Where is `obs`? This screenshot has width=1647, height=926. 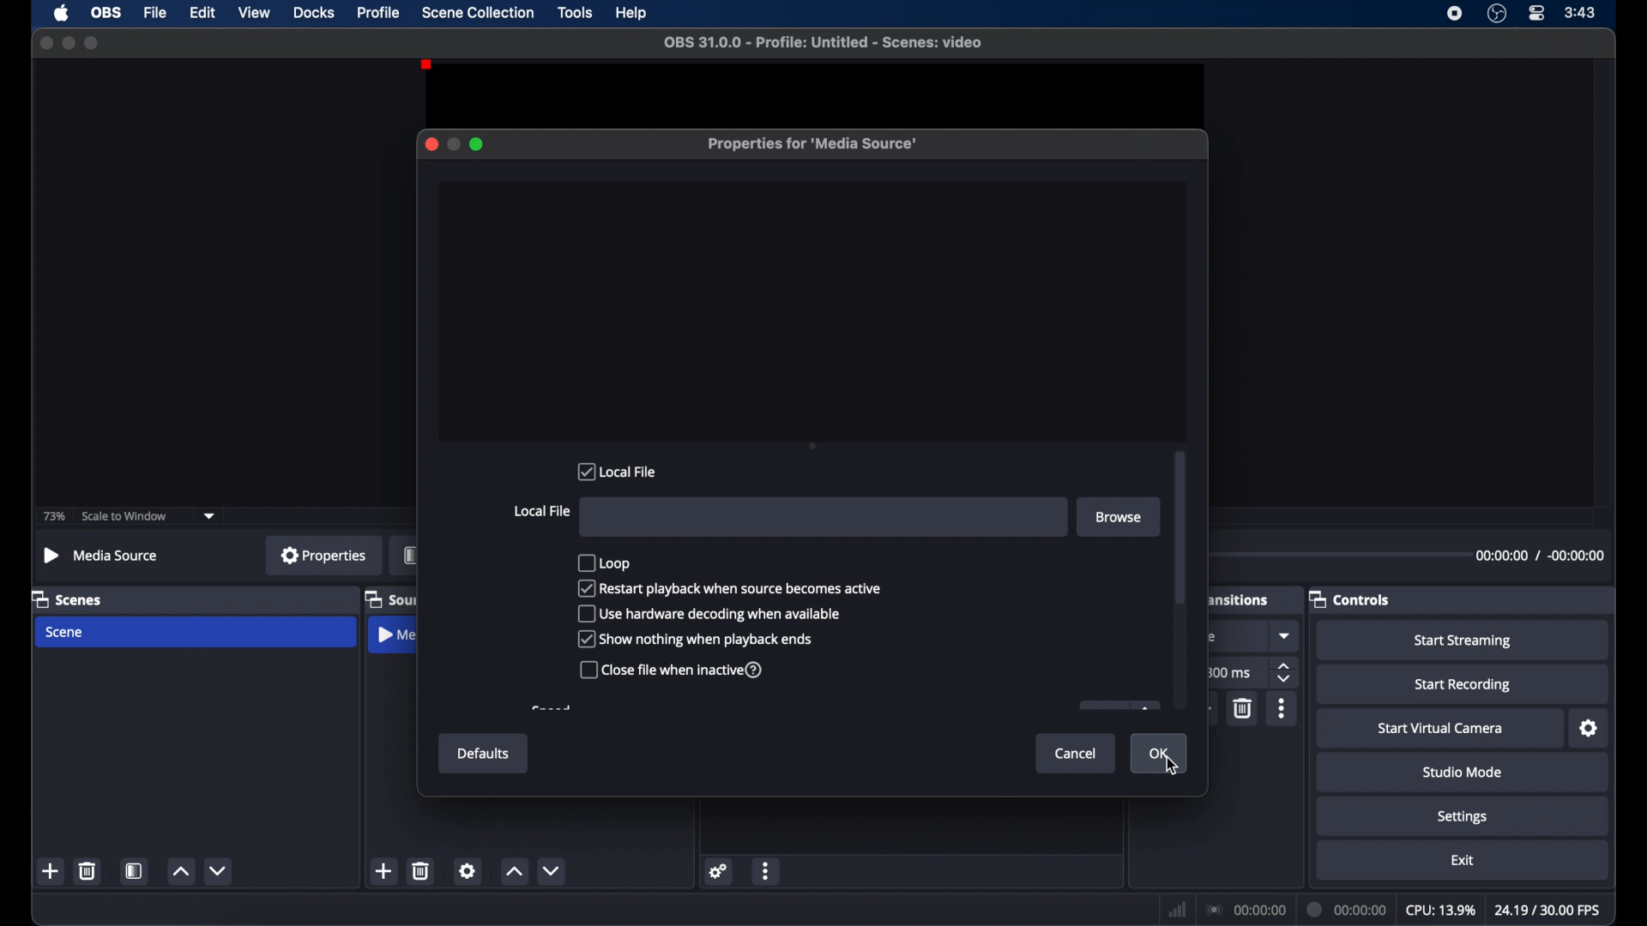
obs is located at coordinates (106, 13).